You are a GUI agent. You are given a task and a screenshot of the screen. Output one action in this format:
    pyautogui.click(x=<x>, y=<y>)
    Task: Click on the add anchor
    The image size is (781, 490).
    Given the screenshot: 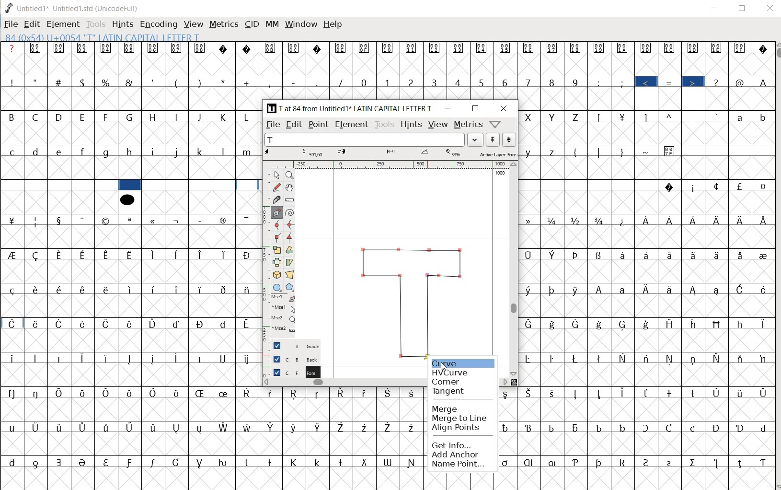 What is the action you would take?
    pyautogui.click(x=461, y=455)
    